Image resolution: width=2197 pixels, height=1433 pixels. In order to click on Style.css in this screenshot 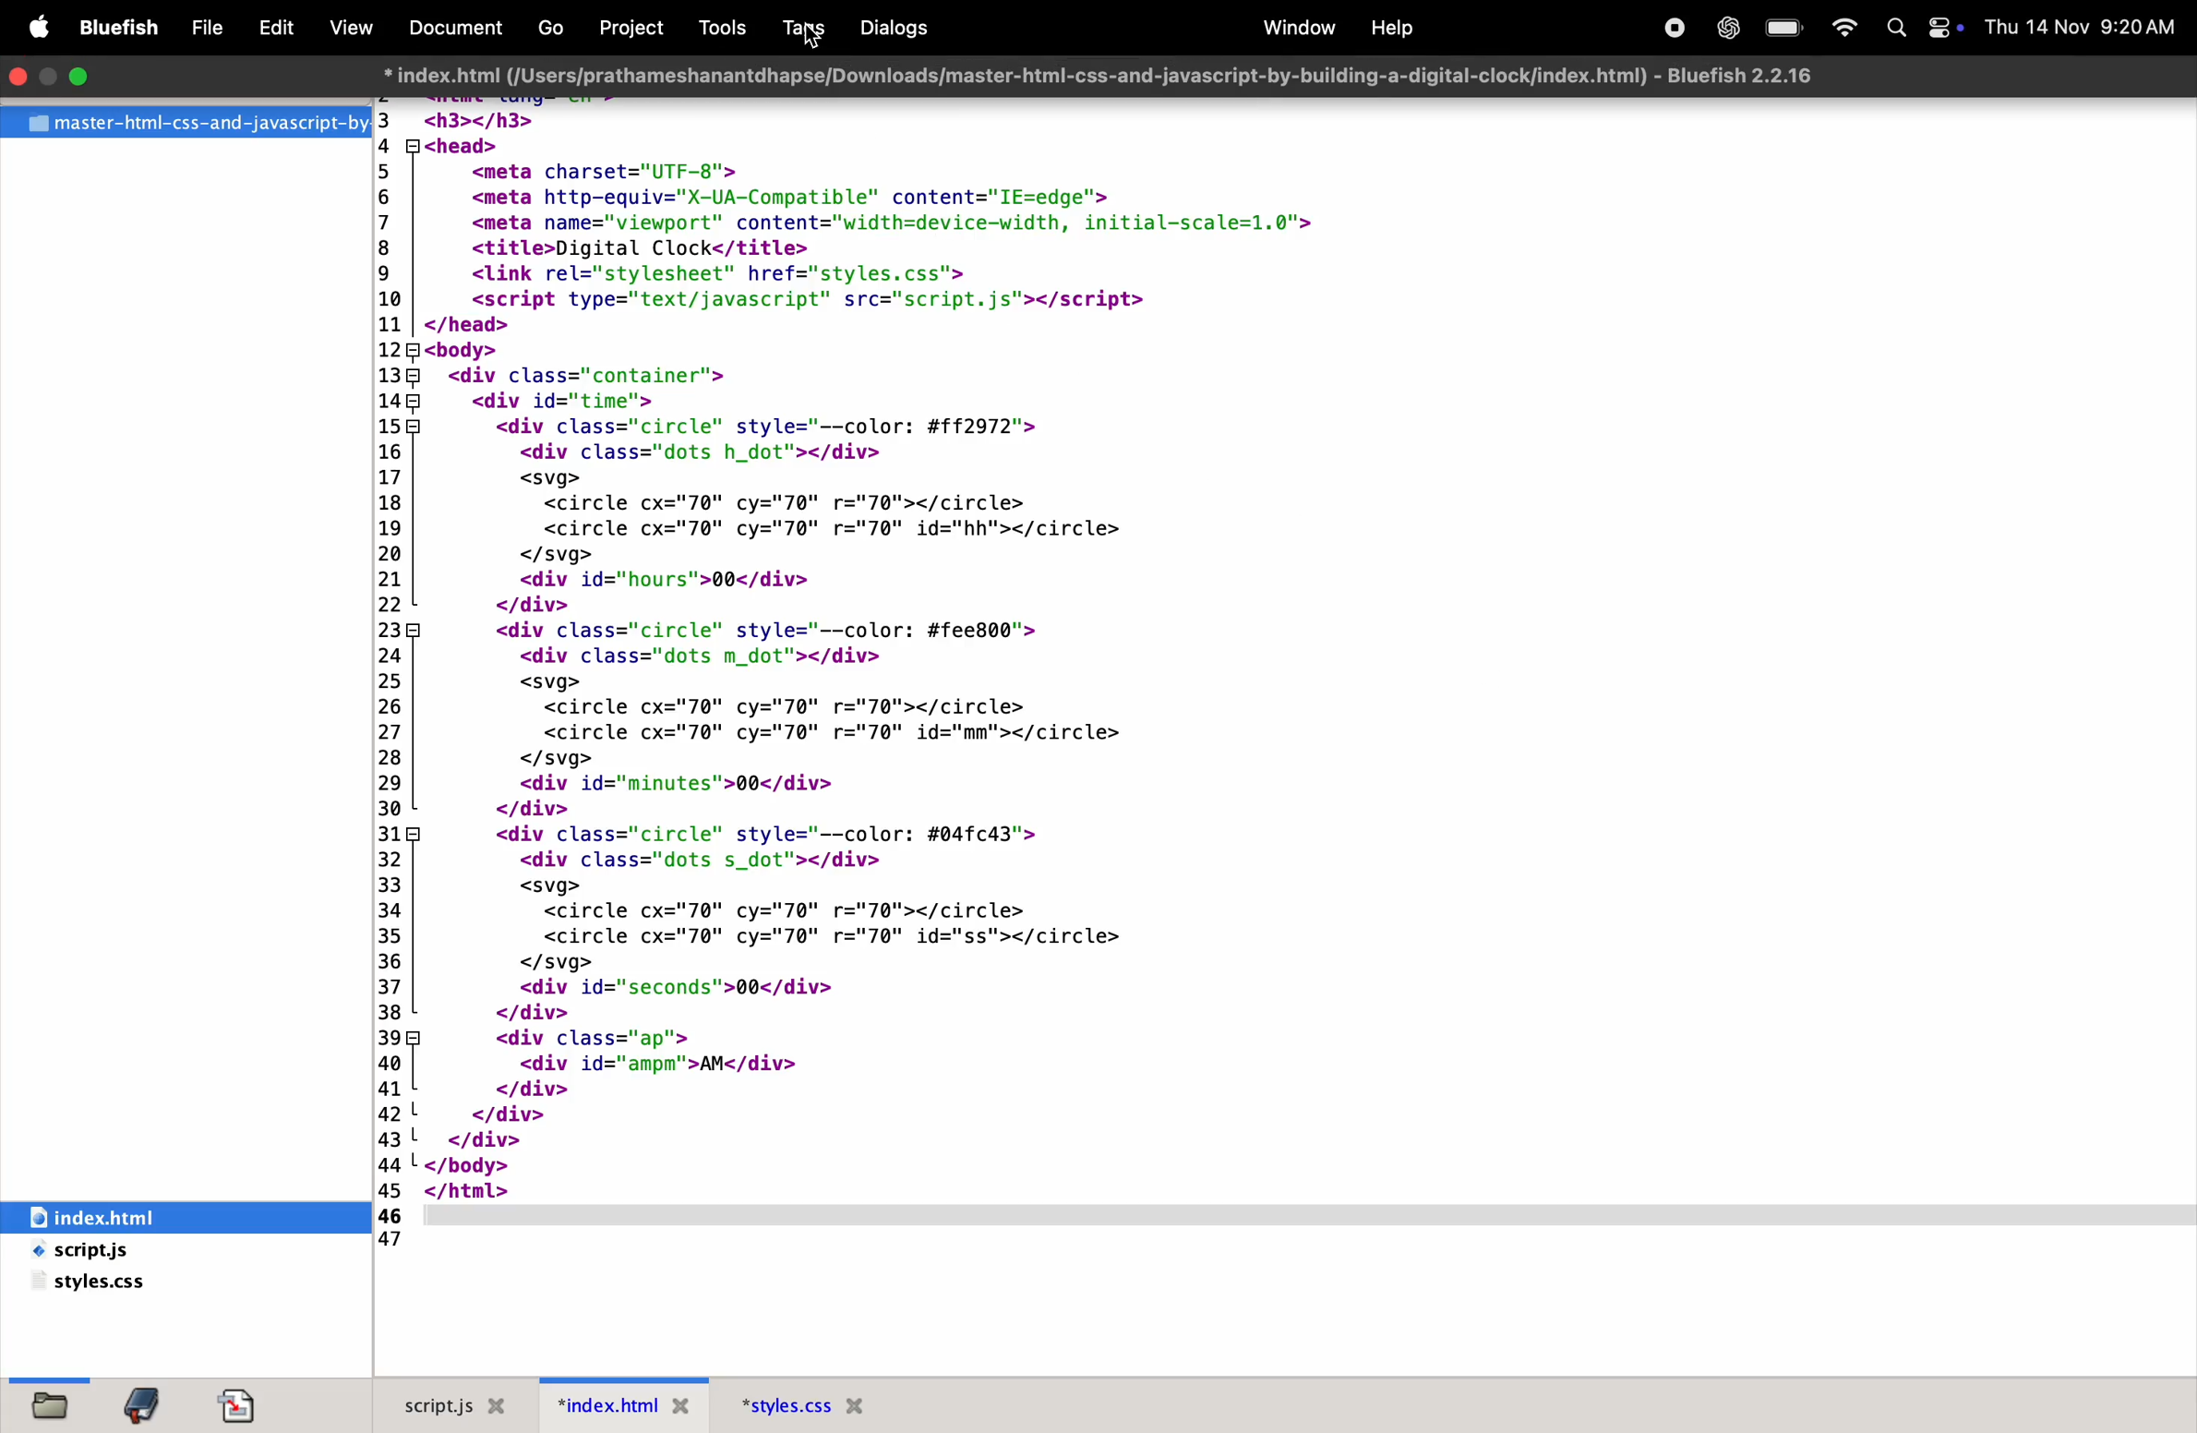, I will do `click(838, 1404)`.